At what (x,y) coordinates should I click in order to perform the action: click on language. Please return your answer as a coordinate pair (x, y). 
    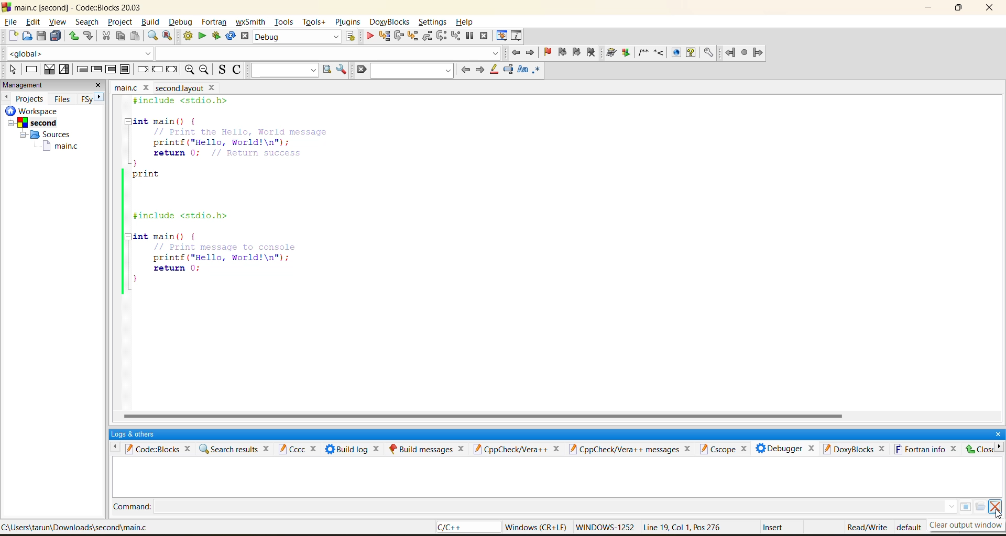
    Looking at the image, I should click on (464, 528).